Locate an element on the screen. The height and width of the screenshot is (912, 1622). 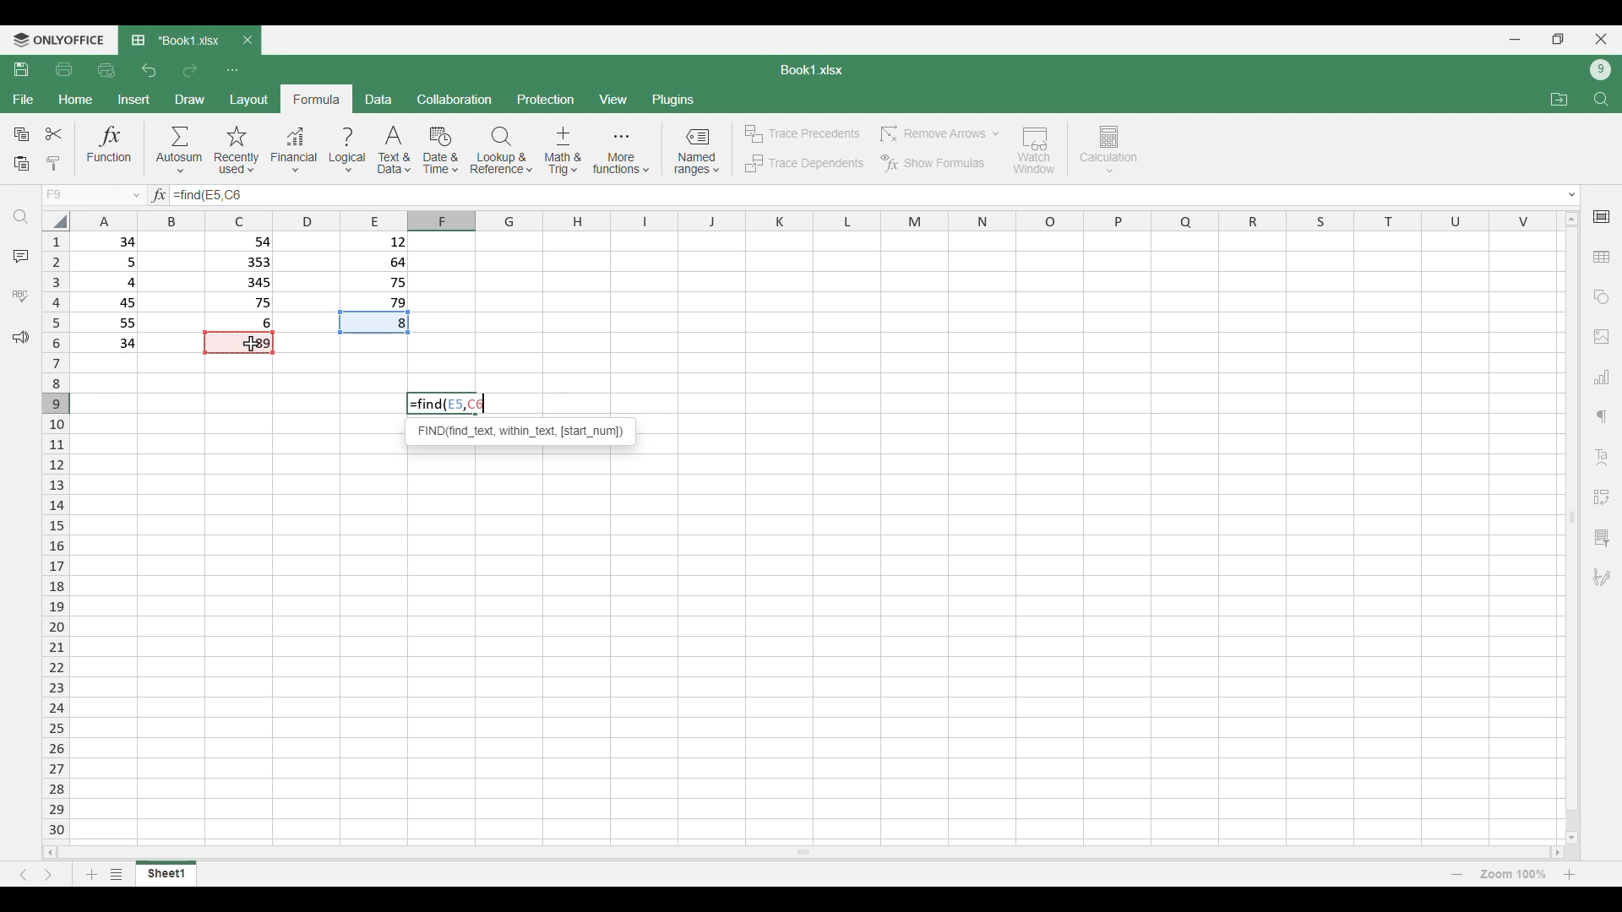
Comments is located at coordinates (21, 257).